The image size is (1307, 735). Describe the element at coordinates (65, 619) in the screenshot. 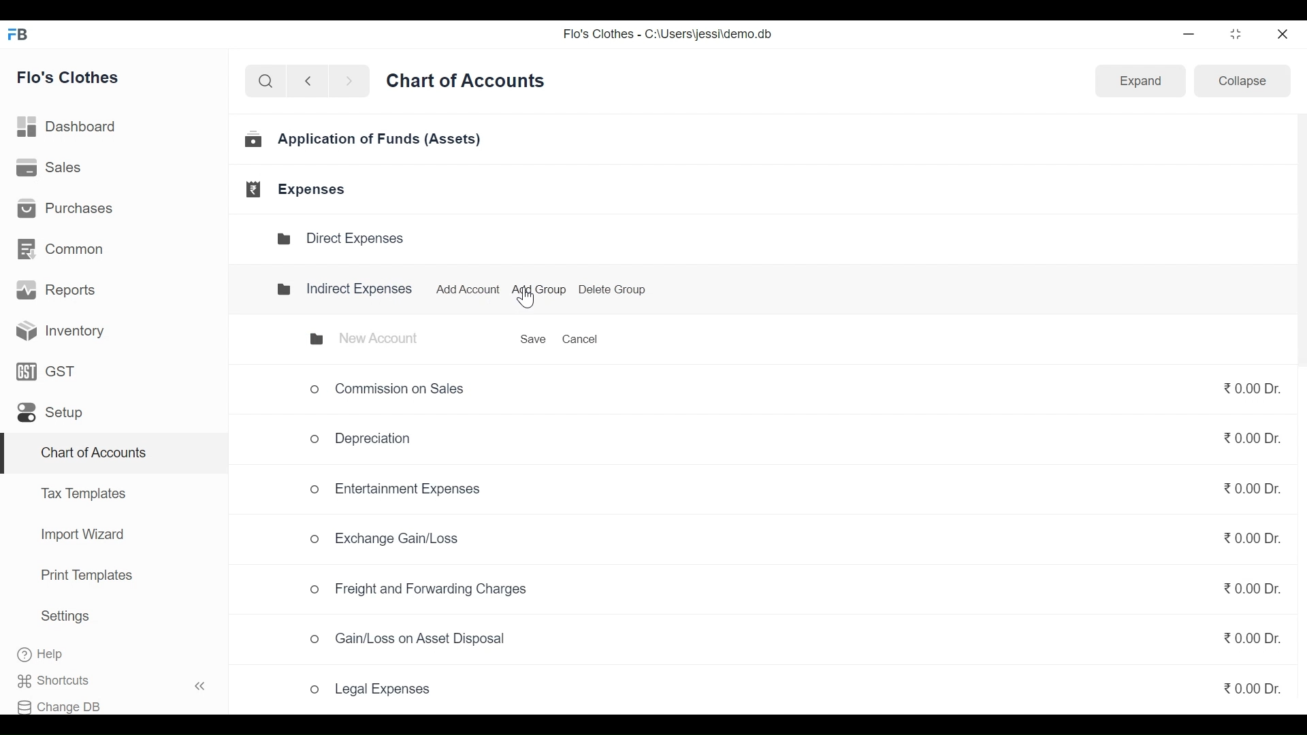

I see `Settings` at that location.